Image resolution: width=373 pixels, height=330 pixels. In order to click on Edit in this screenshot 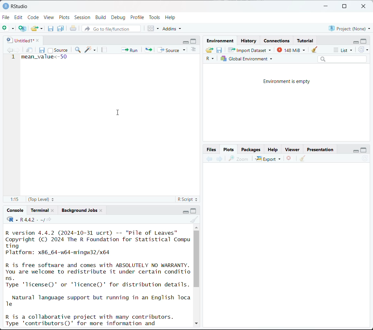, I will do `click(19, 17)`.